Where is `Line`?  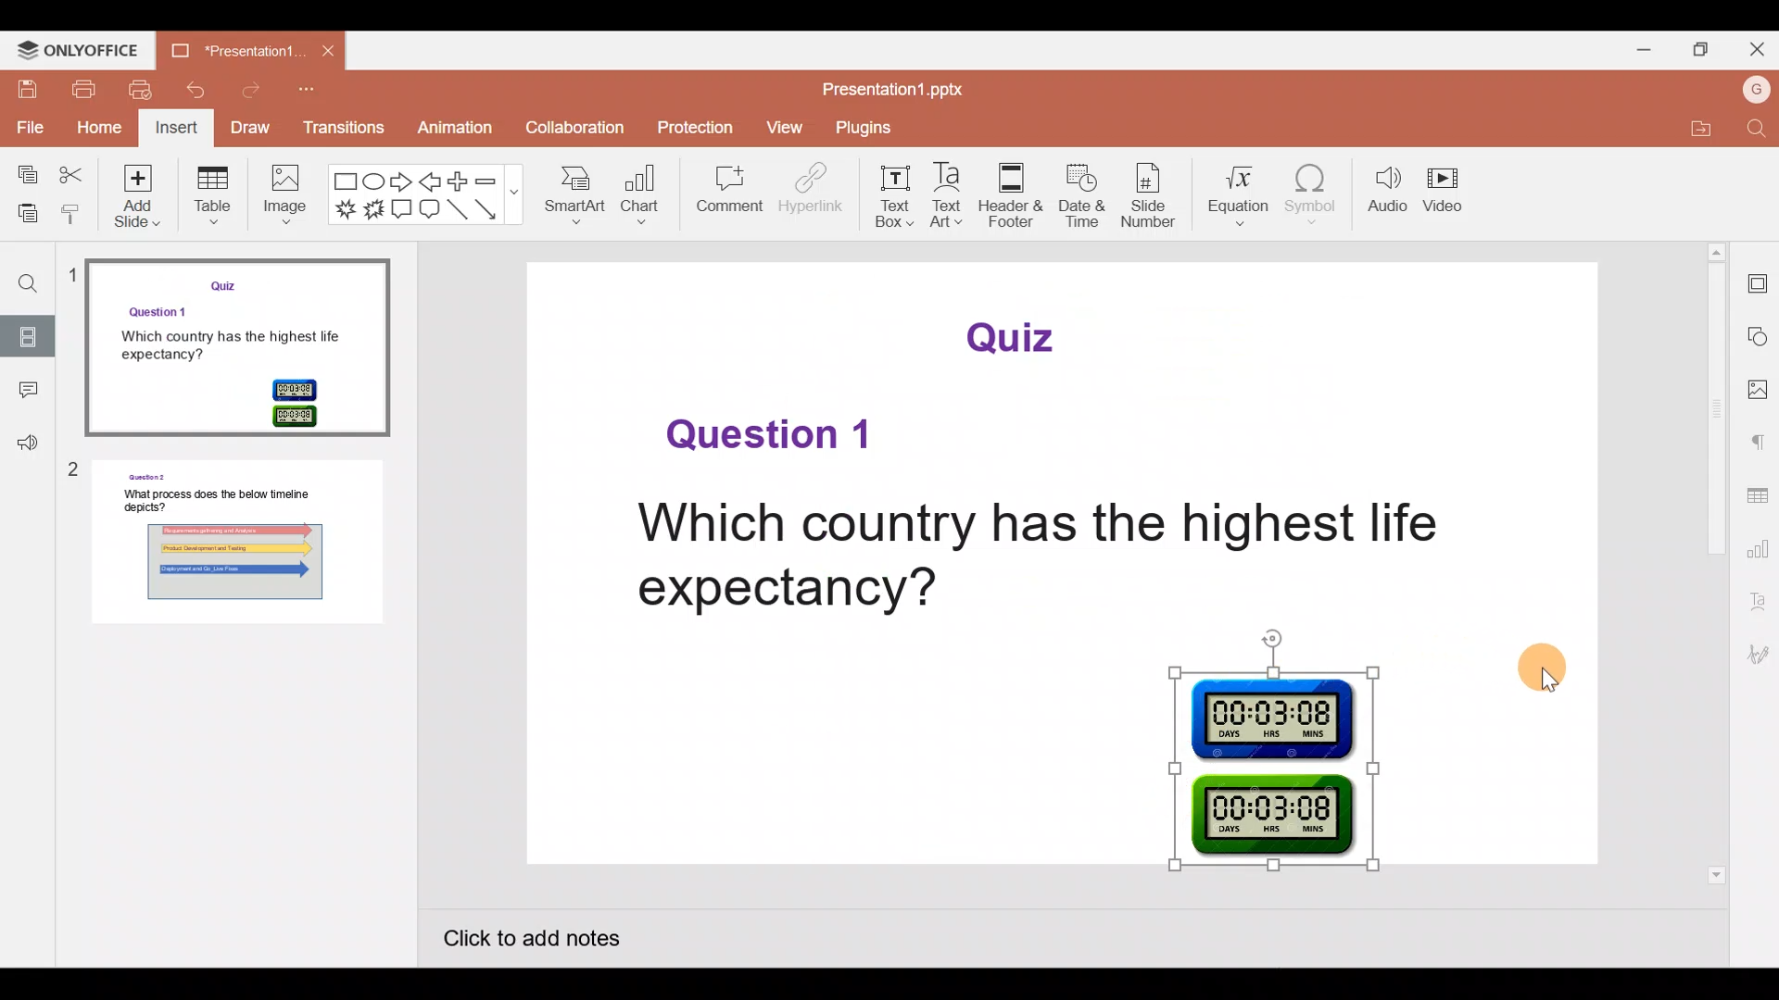 Line is located at coordinates (457, 210).